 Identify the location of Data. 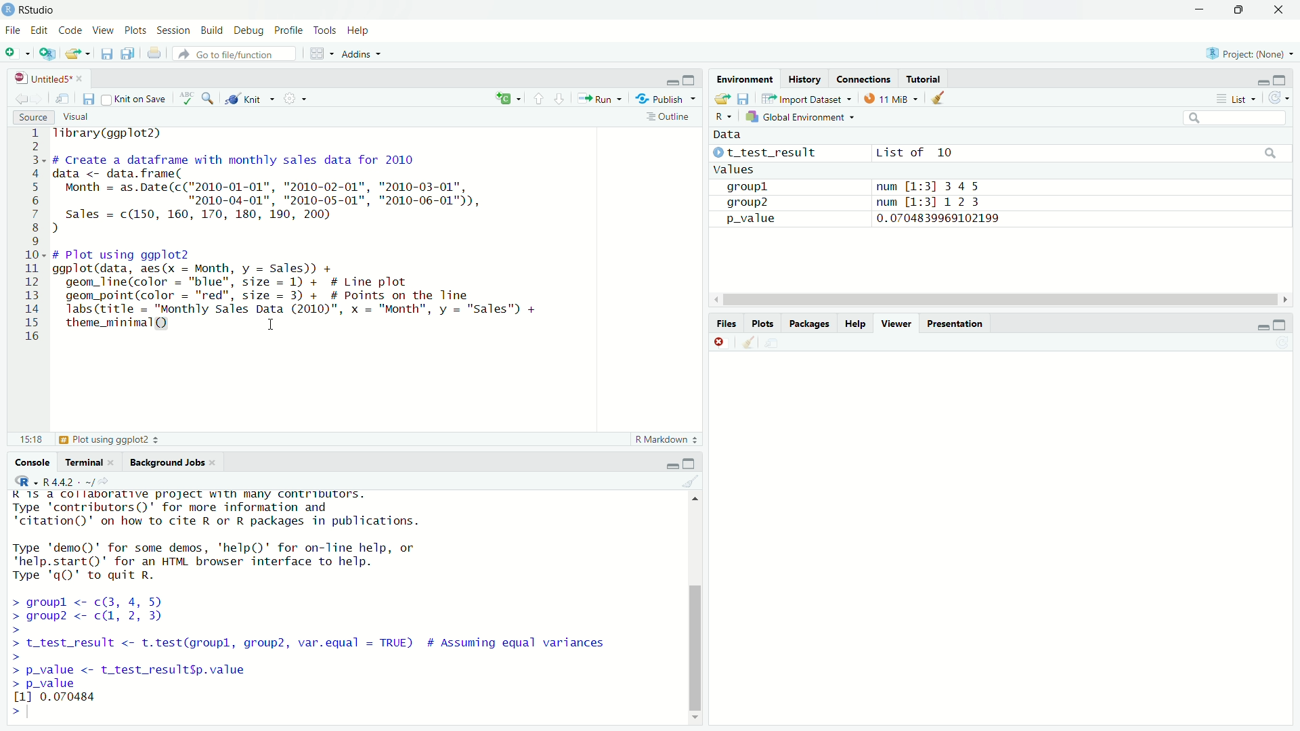
(731, 135).